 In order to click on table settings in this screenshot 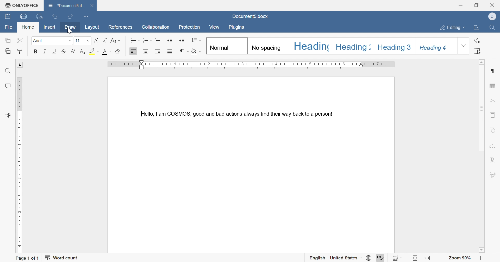, I will do `click(493, 86)`.